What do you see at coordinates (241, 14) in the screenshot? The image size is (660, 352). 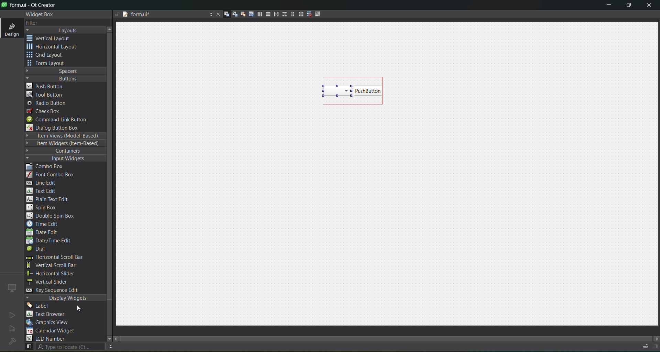 I see `edit buddies` at bounding box center [241, 14].